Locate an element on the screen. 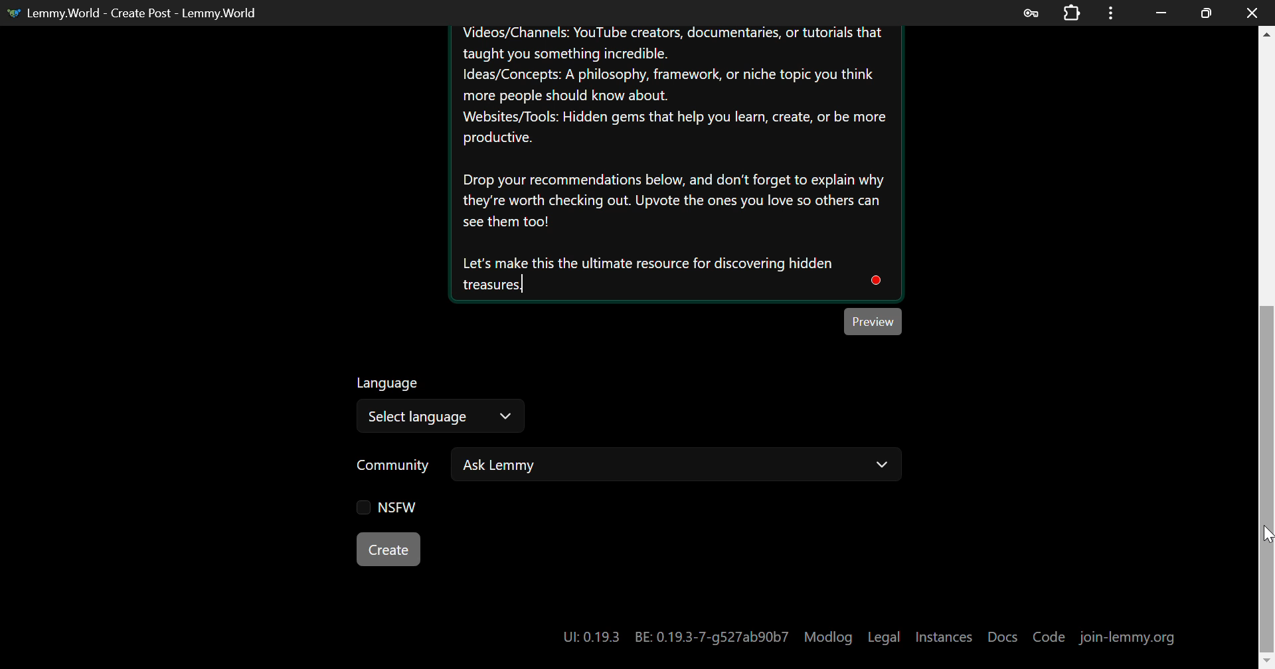 The height and width of the screenshot is (669, 1275). Community: Ask Lemmy is located at coordinates (613, 470).